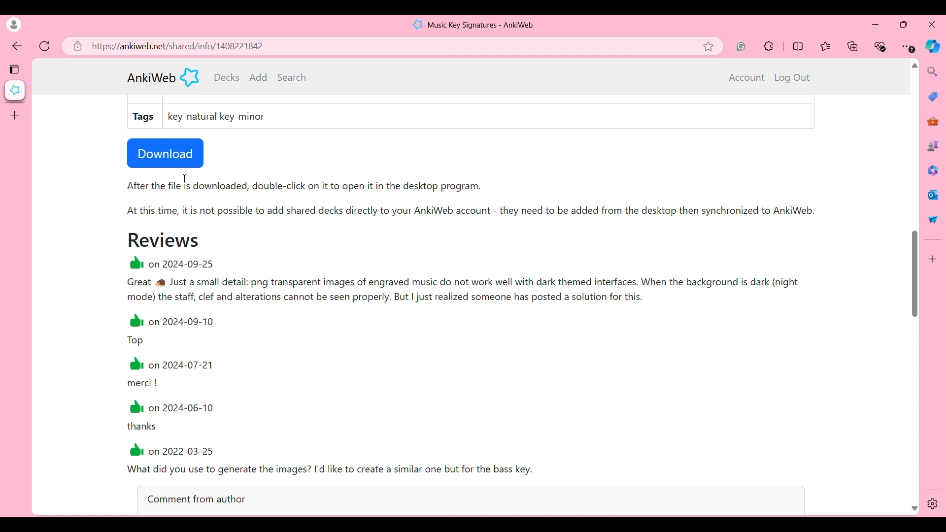 This screenshot has width=946, height=532. I want to click on Add tab, so click(14, 115).